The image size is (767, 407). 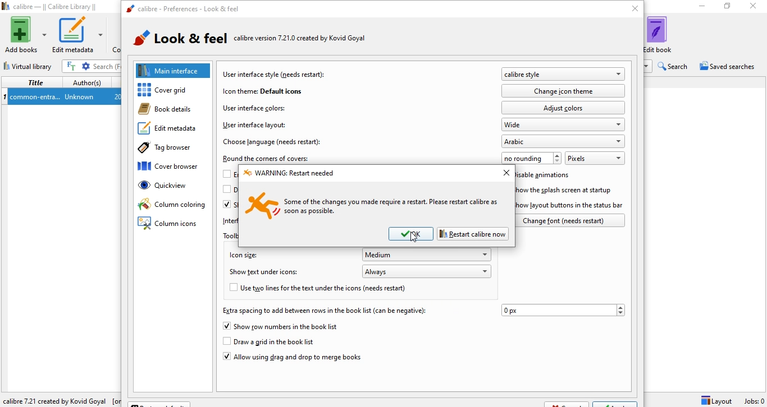 What do you see at coordinates (61, 97) in the screenshot?
I see `one book entry` at bounding box center [61, 97].